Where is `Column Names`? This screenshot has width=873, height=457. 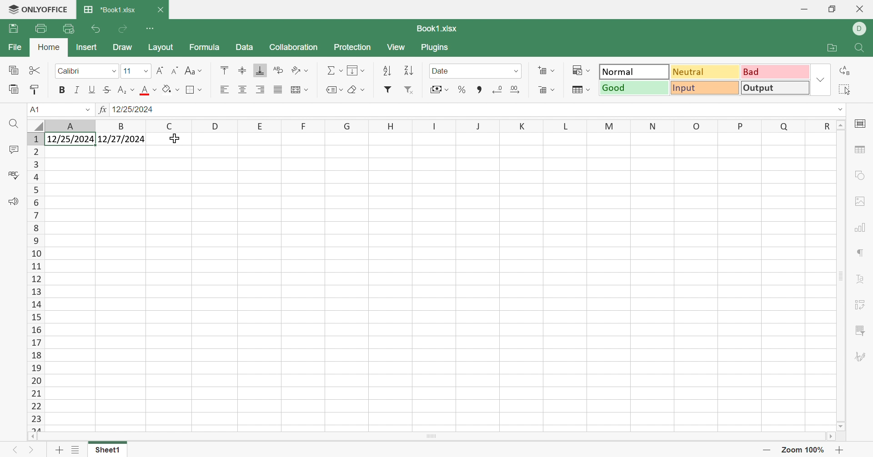
Column Names is located at coordinates (436, 125).